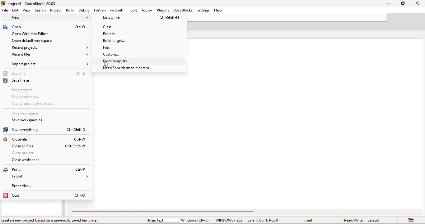  What do you see at coordinates (71, 10) in the screenshot?
I see `build` at bounding box center [71, 10].